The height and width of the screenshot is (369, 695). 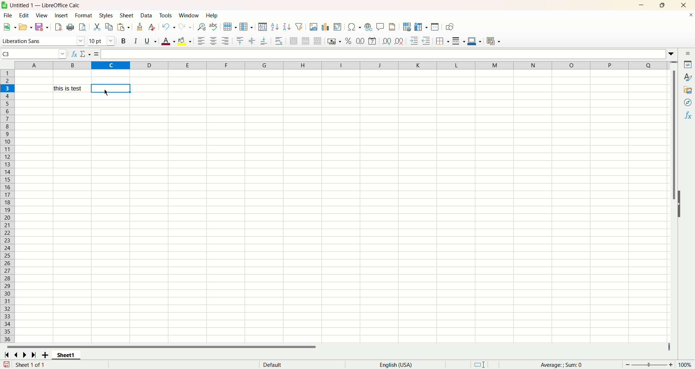 What do you see at coordinates (680, 204) in the screenshot?
I see `show` at bounding box center [680, 204].